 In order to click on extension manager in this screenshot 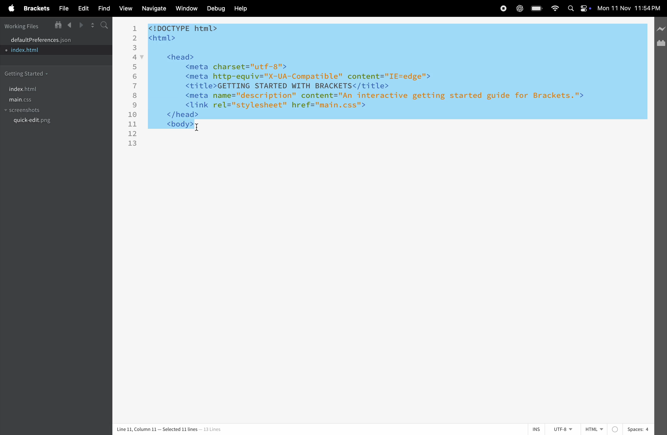, I will do `click(661, 43)`.